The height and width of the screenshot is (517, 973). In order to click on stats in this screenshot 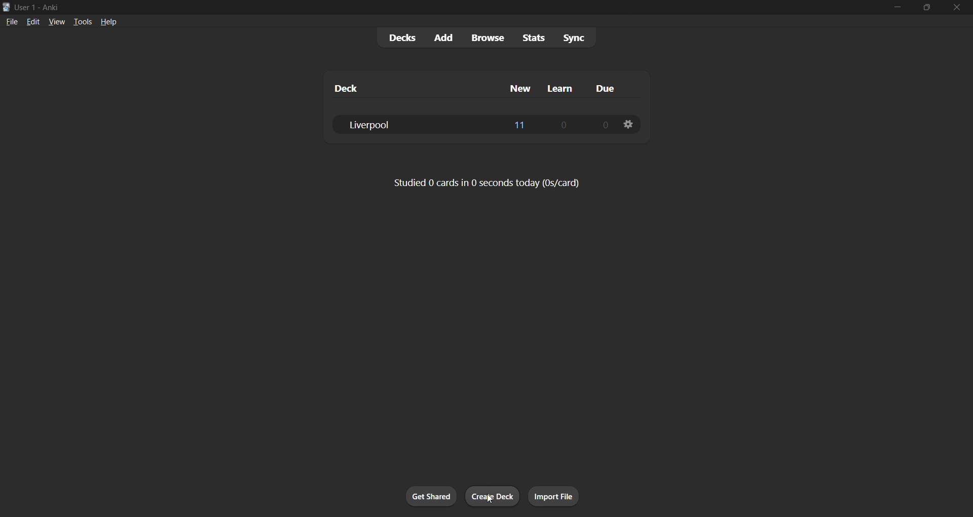, I will do `click(530, 38)`.